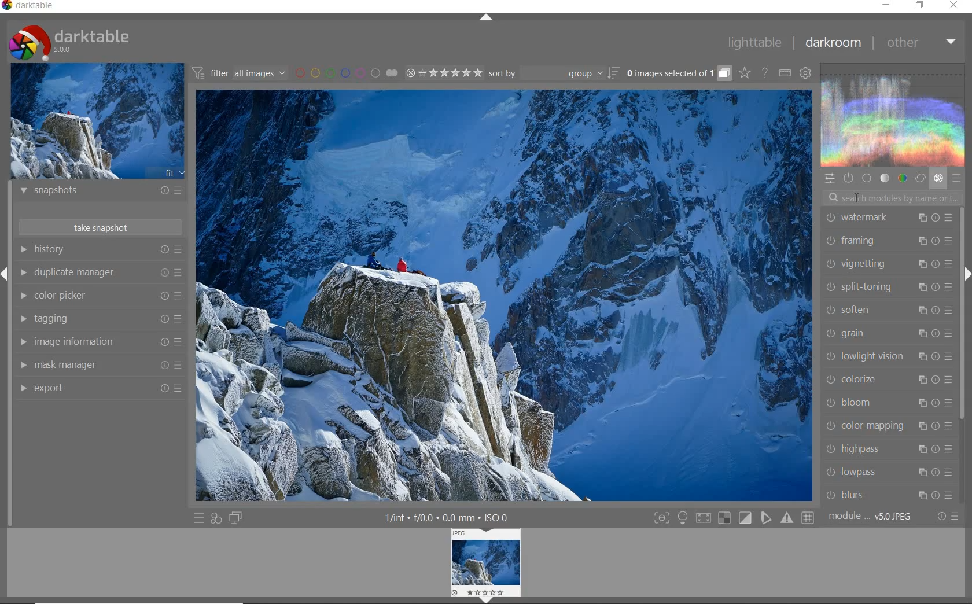 The height and width of the screenshot is (604, 972). What do you see at coordinates (744, 74) in the screenshot?
I see `click to change overlays on thumbnails` at bounding box center [744, 74].